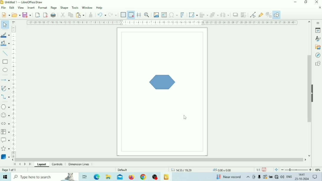  Describe the element at coordinates (270, 177) in the screenshot. I see `Charging, plugged in` at that location.